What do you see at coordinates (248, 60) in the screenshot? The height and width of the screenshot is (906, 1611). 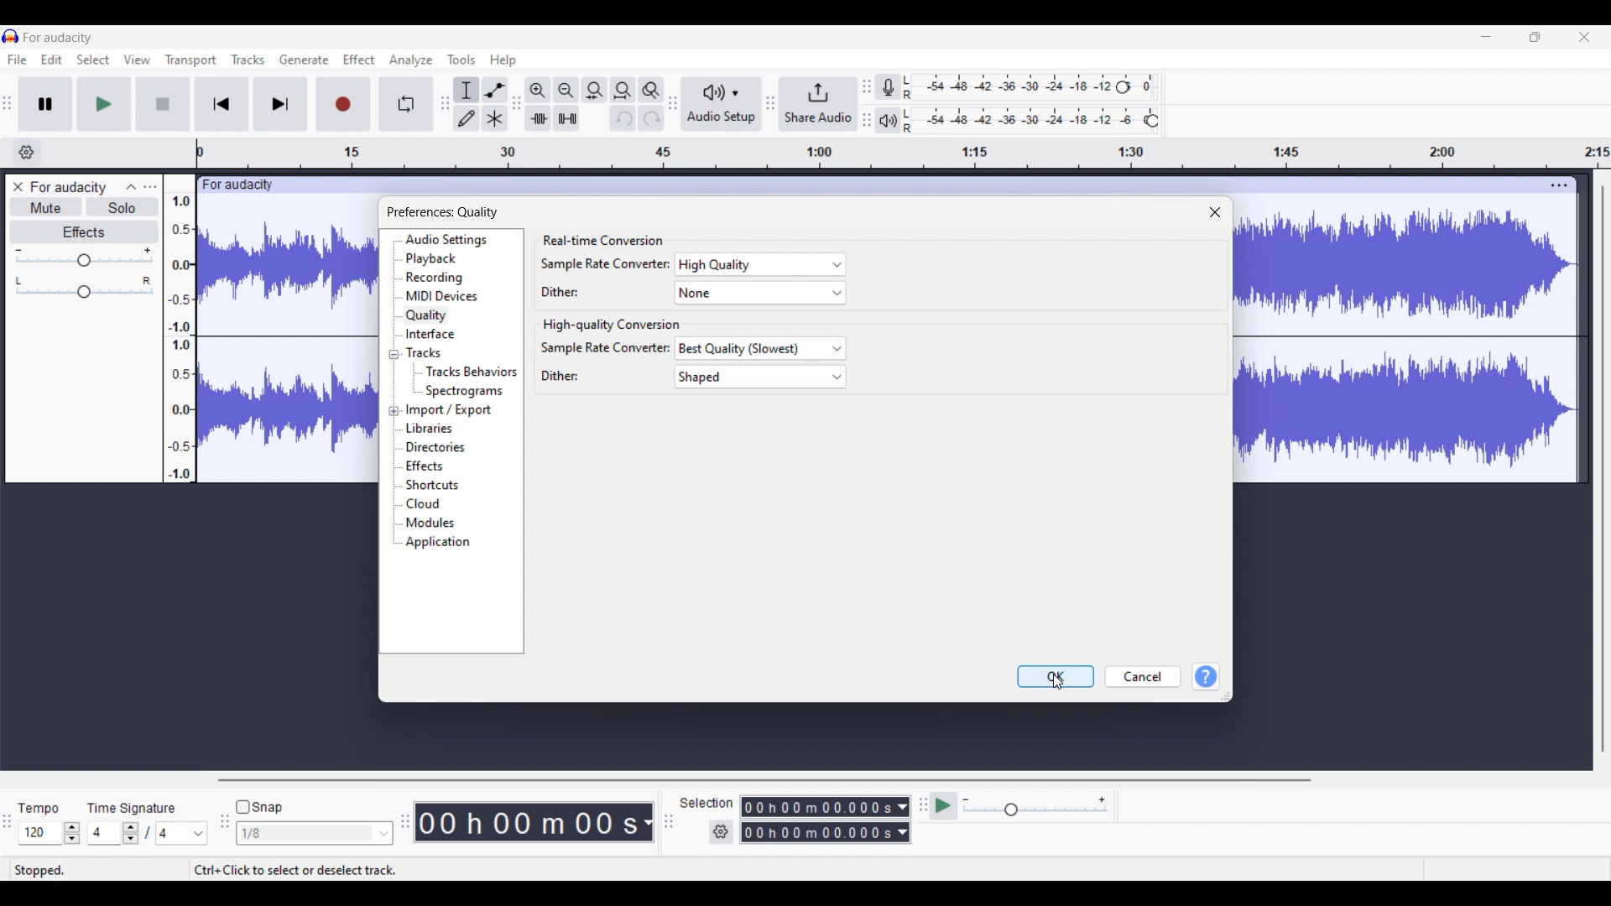 I see `Track menu ` at bounding box center [248, 60].